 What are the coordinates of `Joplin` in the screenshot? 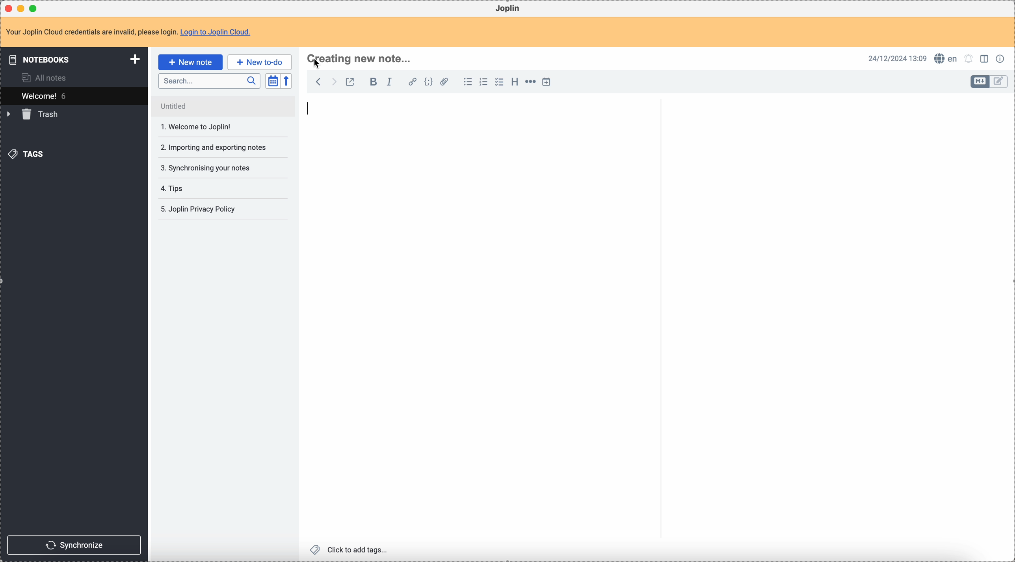 It's located at (507, 9).